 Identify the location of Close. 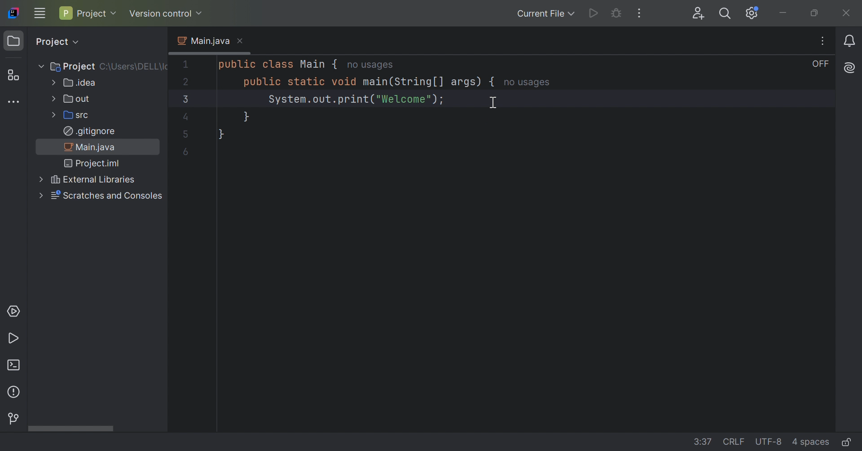
(846, 13).